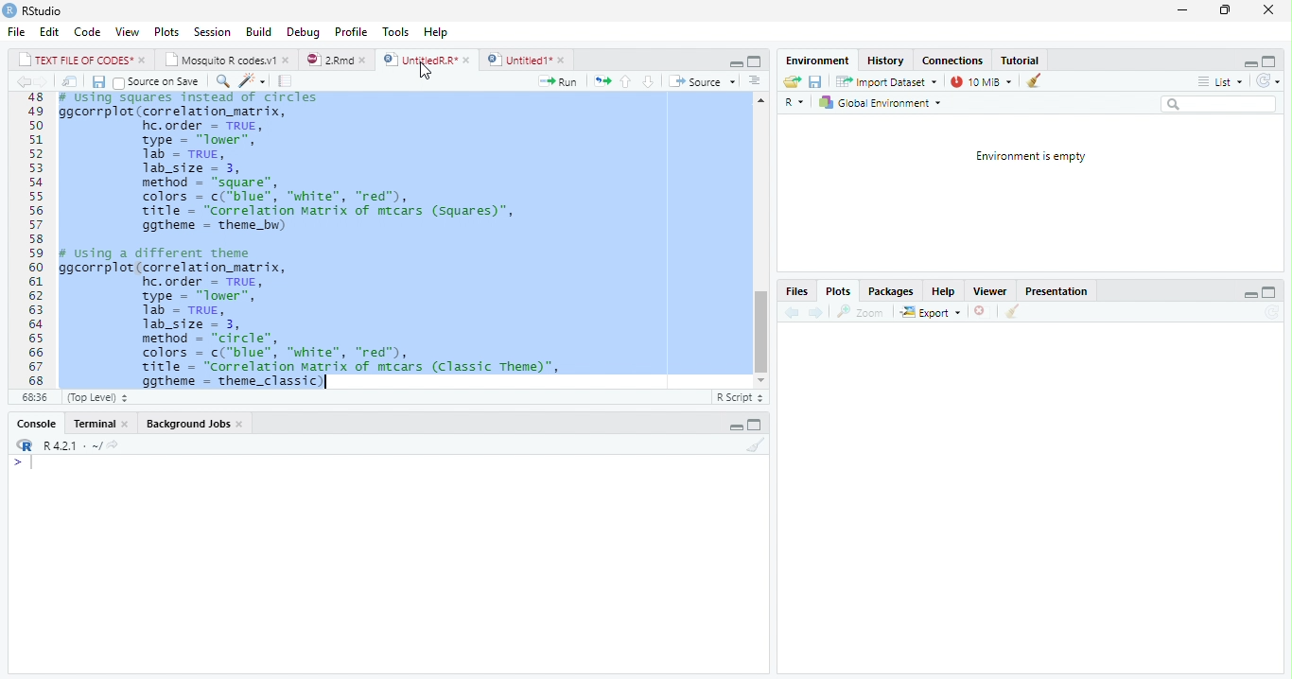 This screenshot has width=1292, height=679. What do you see at coordinates (646, 81) in the screenshot?
I see `go to next section/chunk` at bounding box center [646, 81].